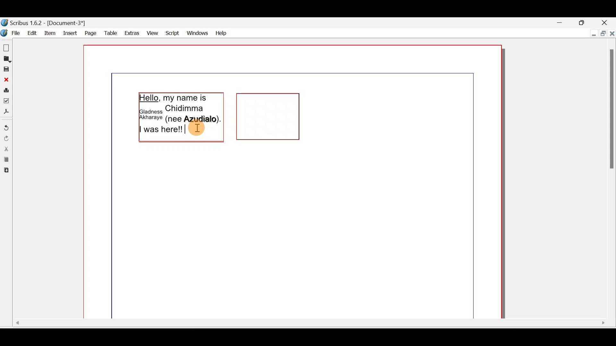 This screenshot has width=616, height=346. What do you see at coordinates (32, 33) in the screenshot?
I see `Edit` at bounding box center [32, 33].